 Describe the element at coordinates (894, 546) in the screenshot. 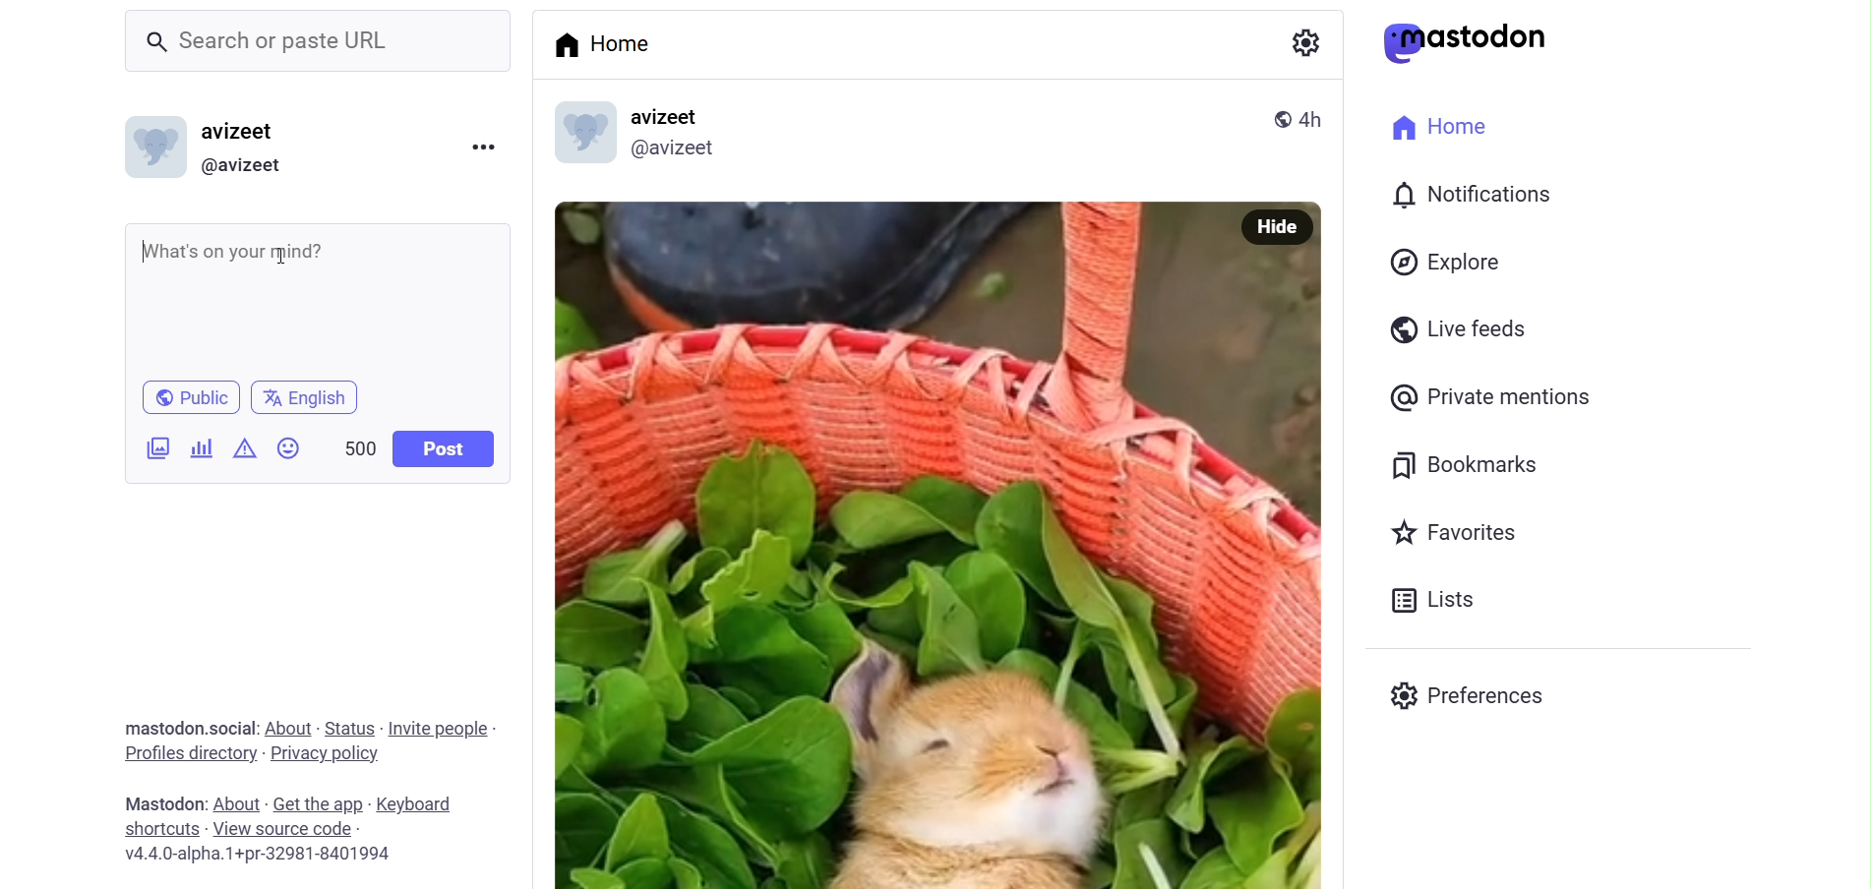

I see `Image Poted` at that location.